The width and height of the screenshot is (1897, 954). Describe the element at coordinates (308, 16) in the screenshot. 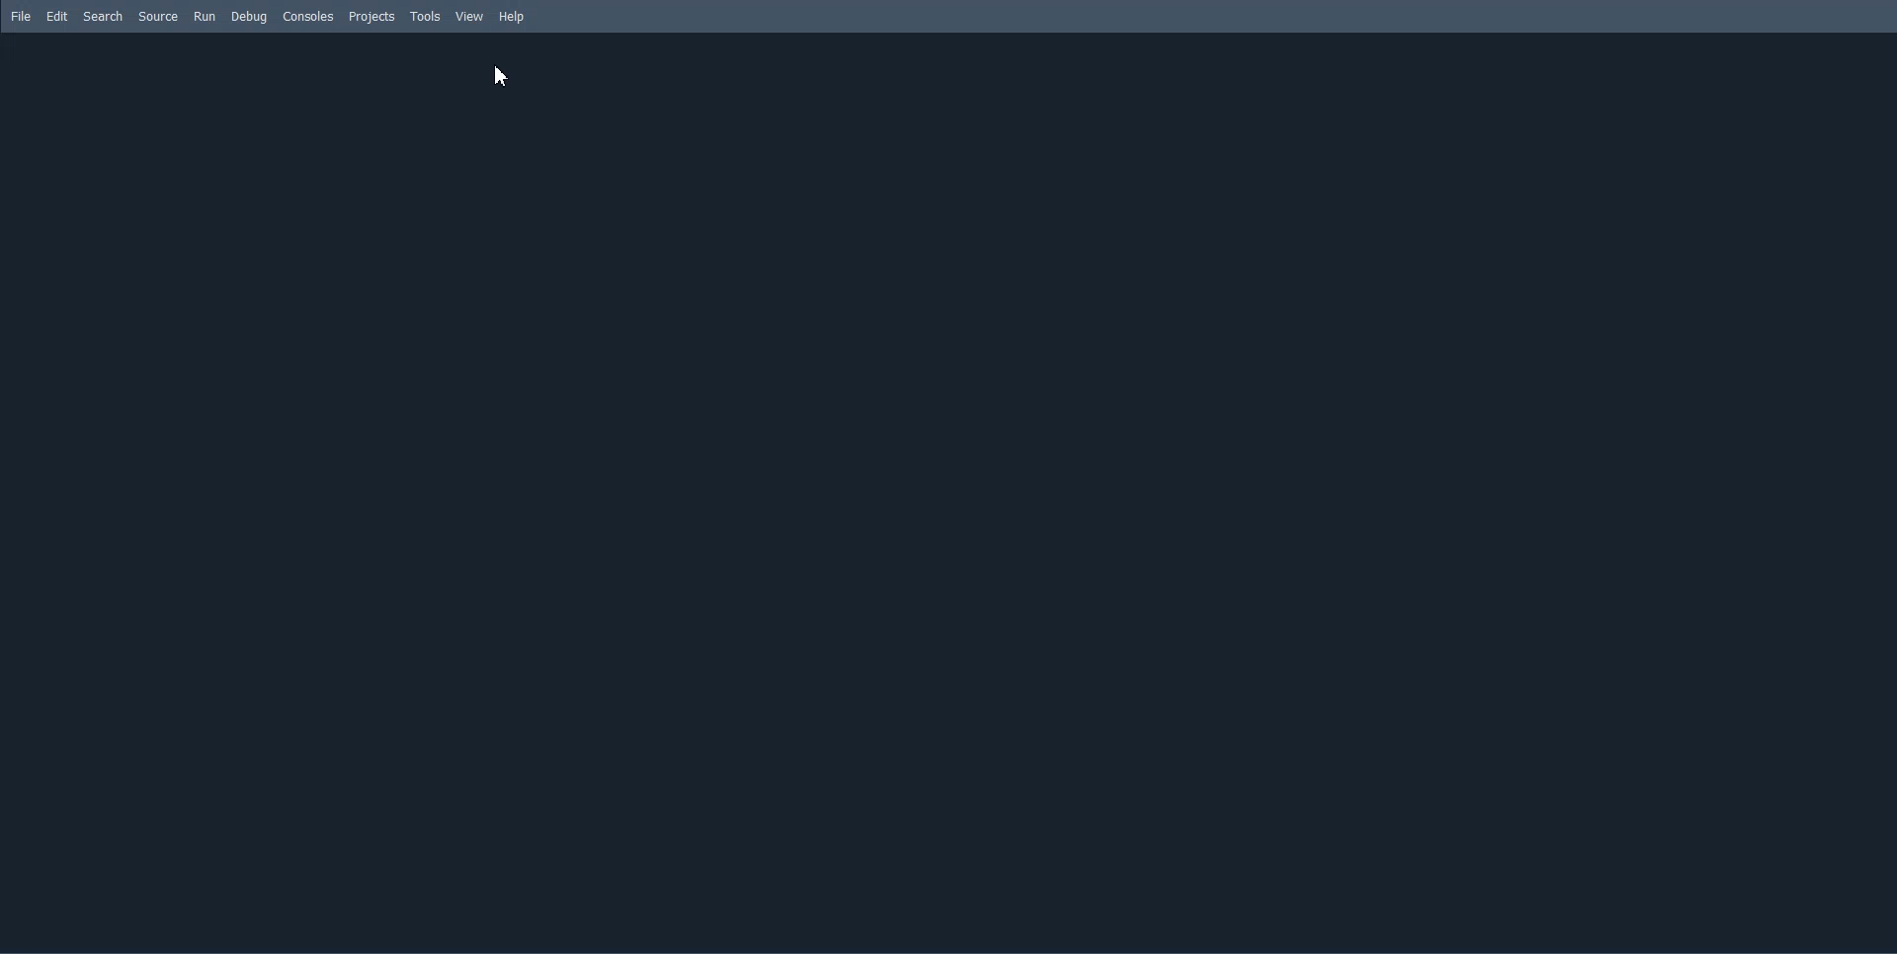

I see `Consoles` at that location.